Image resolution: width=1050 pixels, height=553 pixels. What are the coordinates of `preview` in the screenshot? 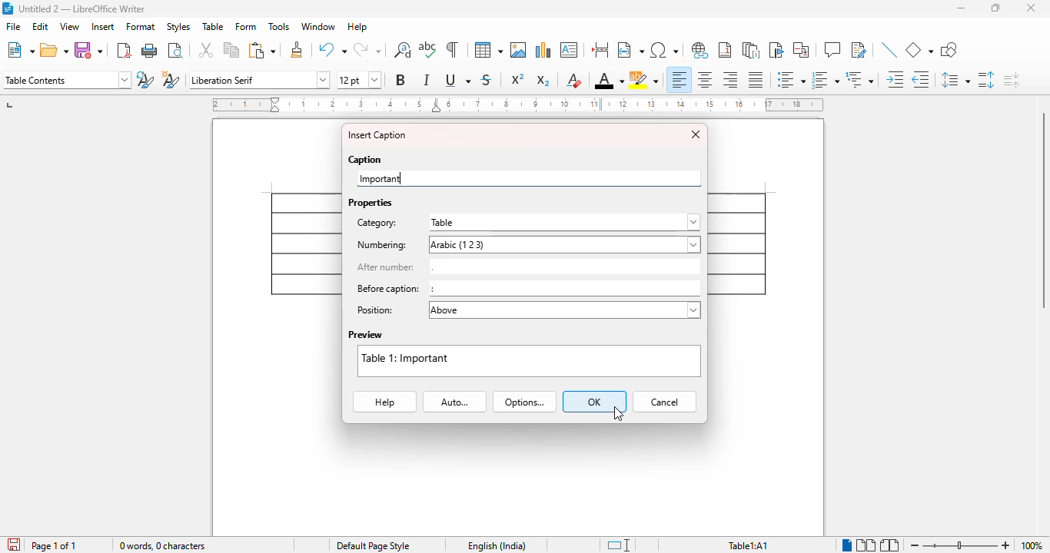 It's located at (366, 335).